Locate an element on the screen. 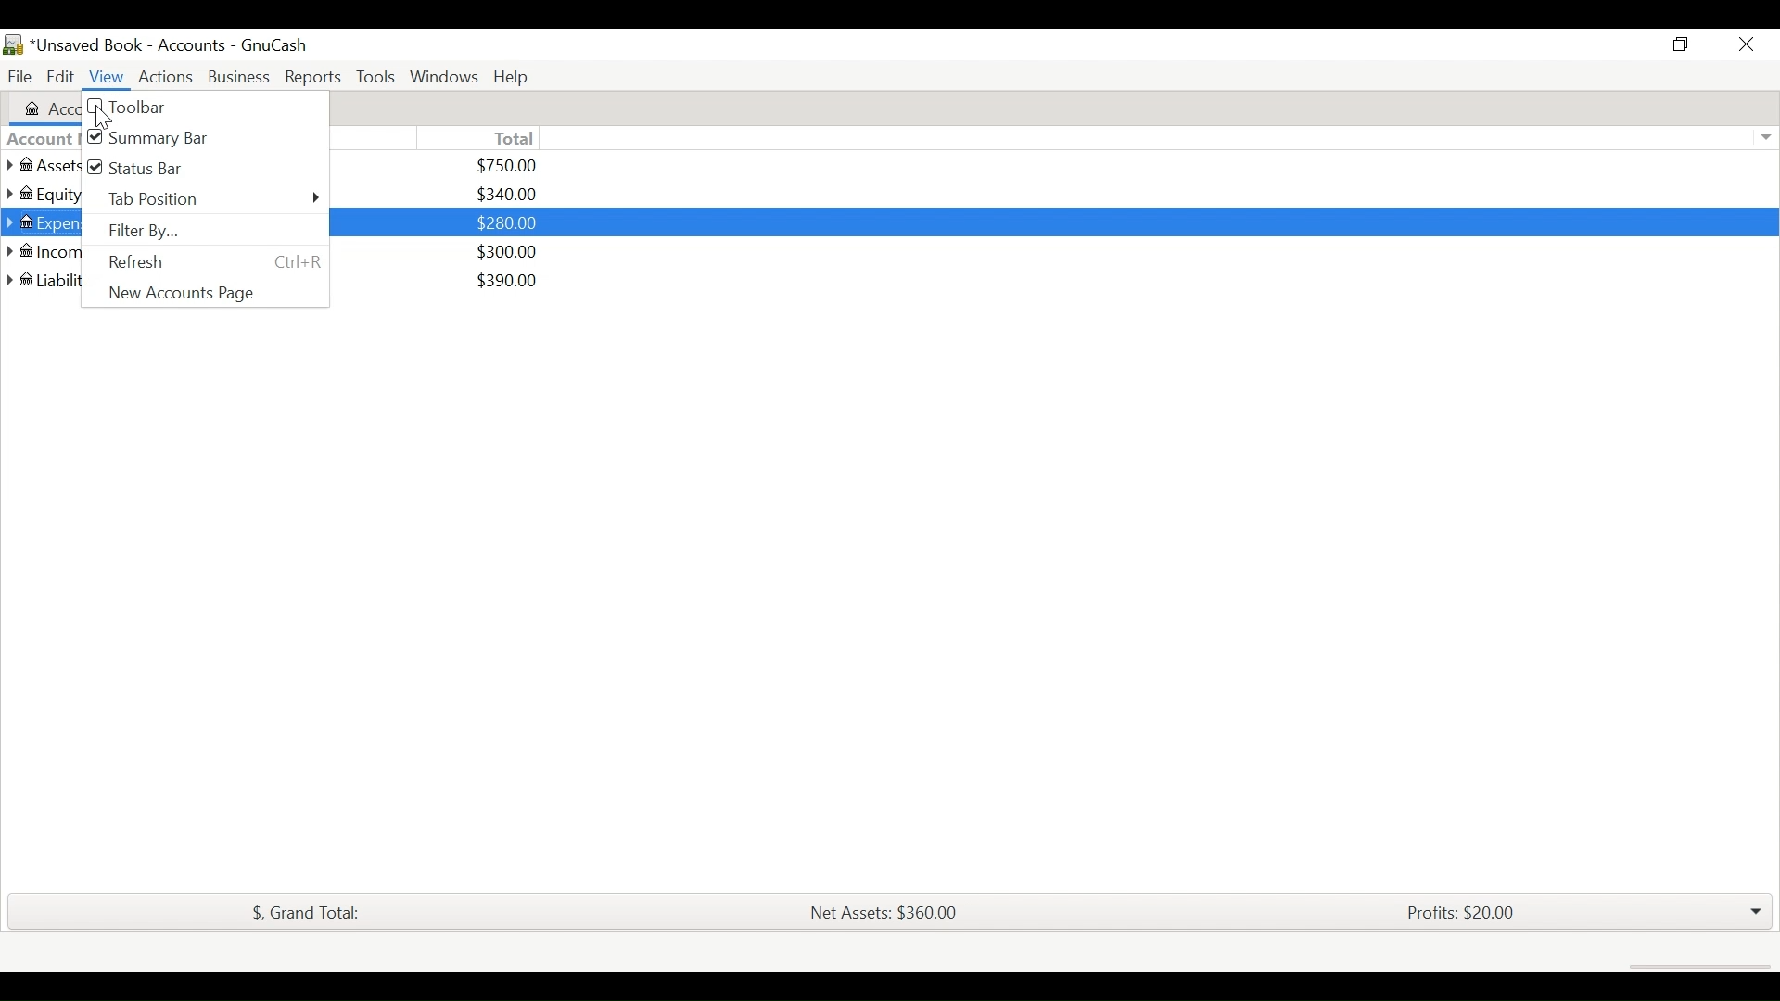  Accounts is located at coordinates (44, 107).